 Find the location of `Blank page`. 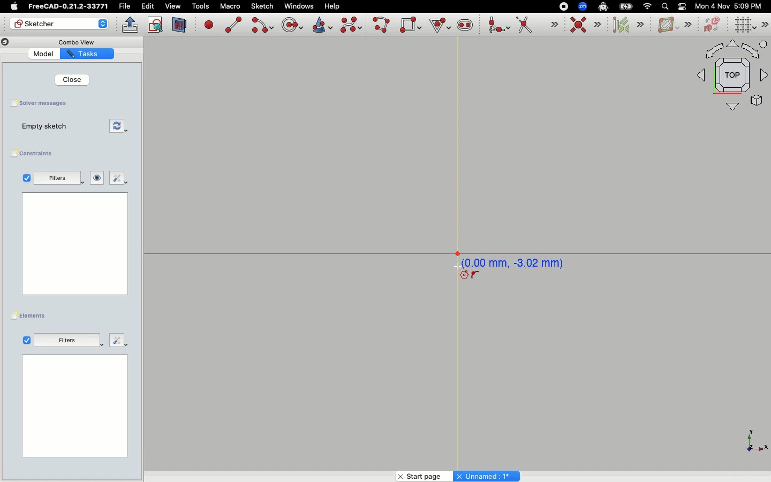

Blank page is located at coordinates (75, 406).